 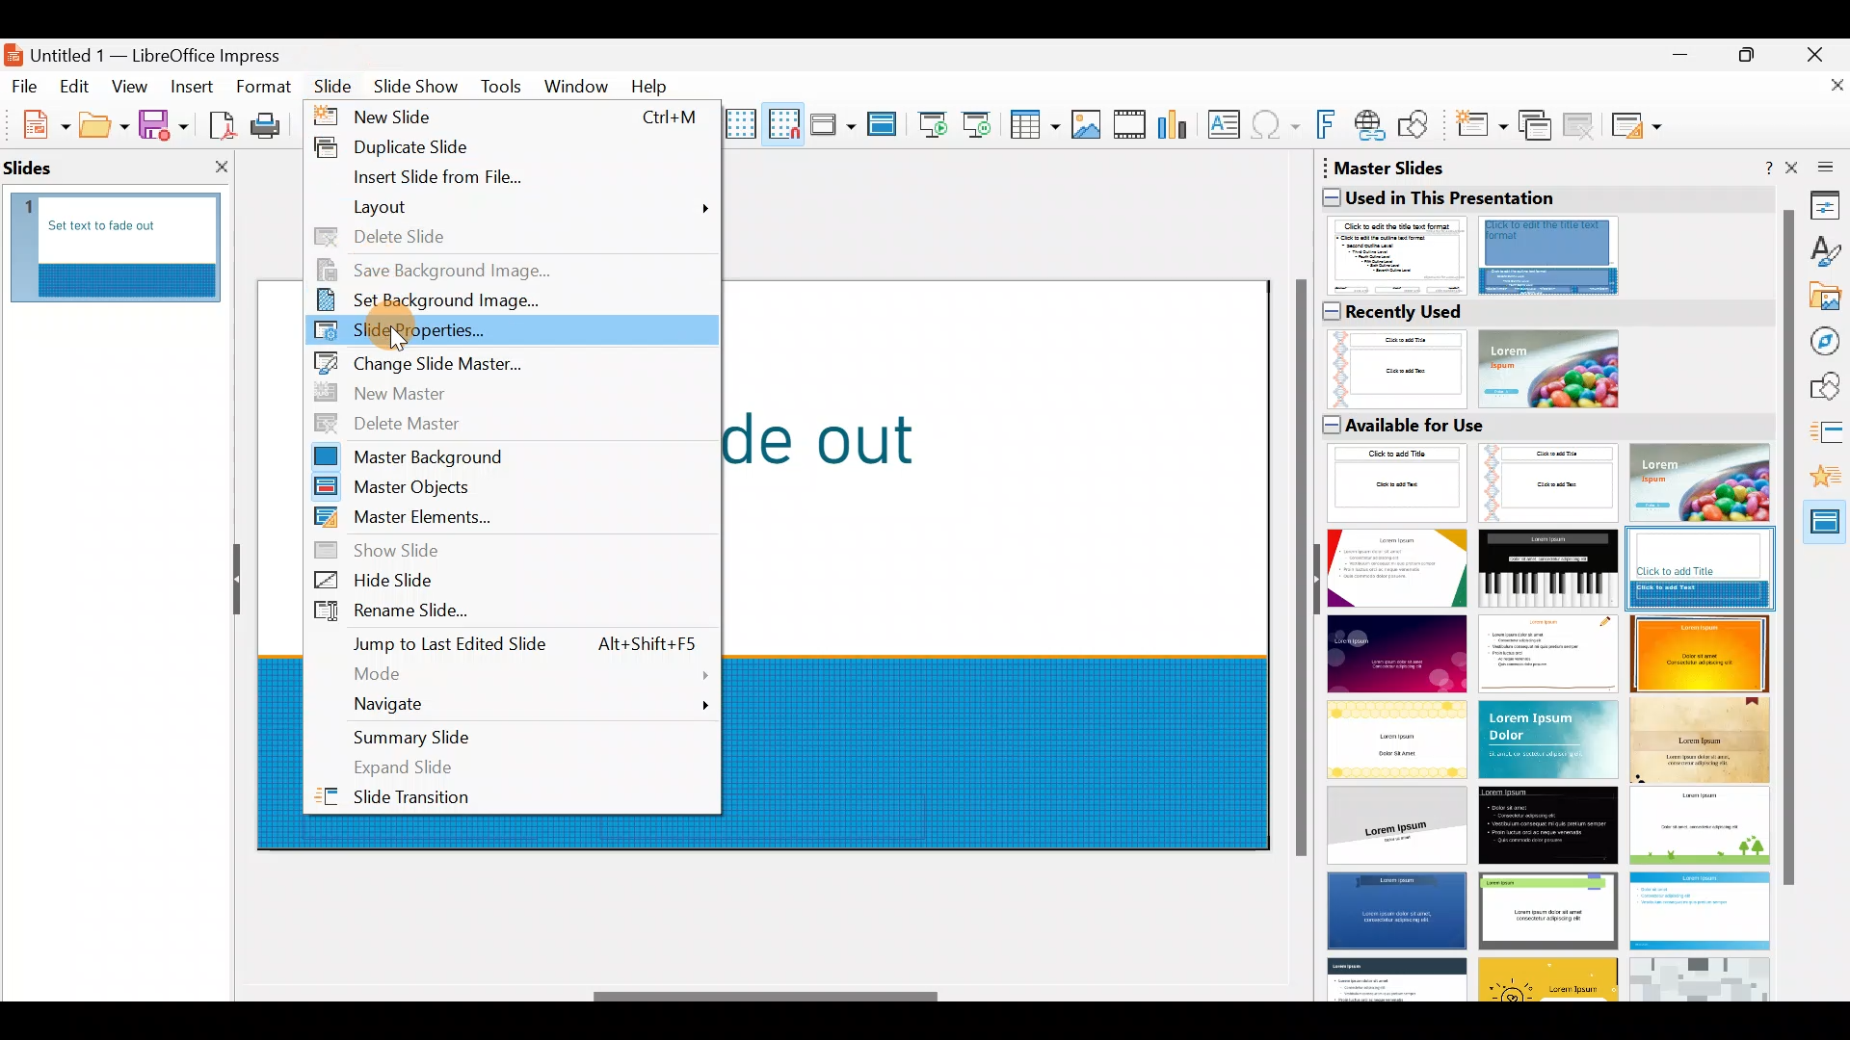 I want to click on Display views, so click(x=832, y=123).